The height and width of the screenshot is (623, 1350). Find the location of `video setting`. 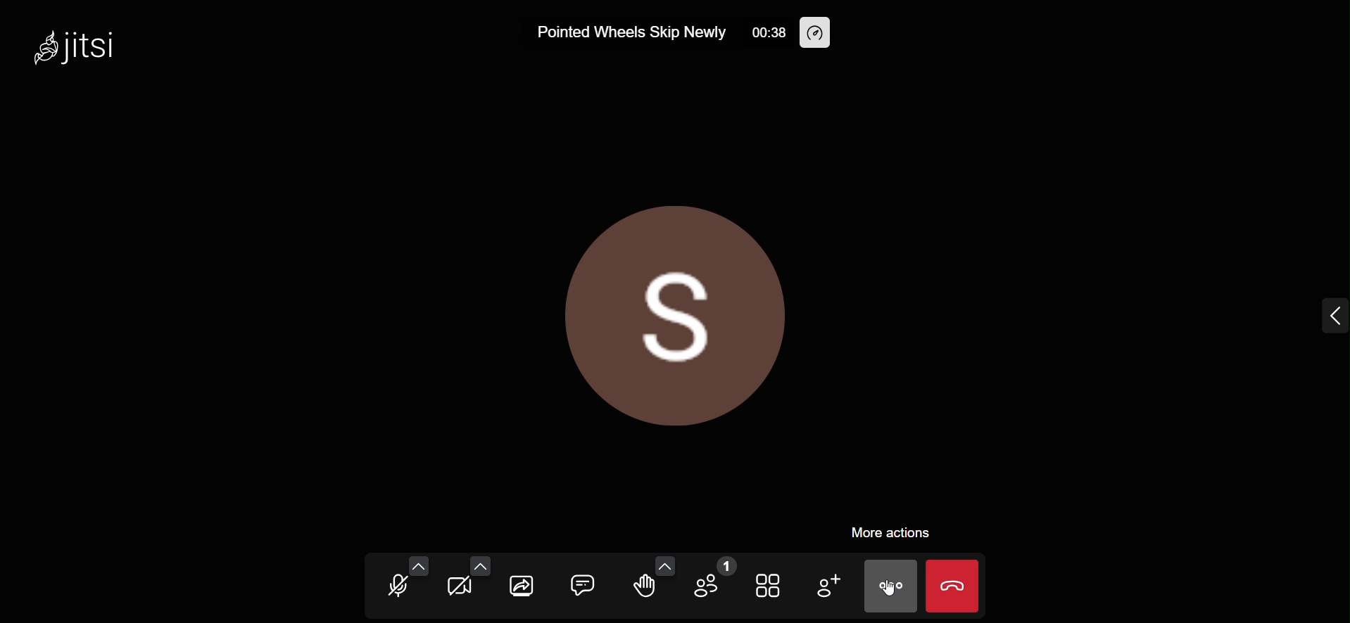

video setting is located at coordinates (482, 565).